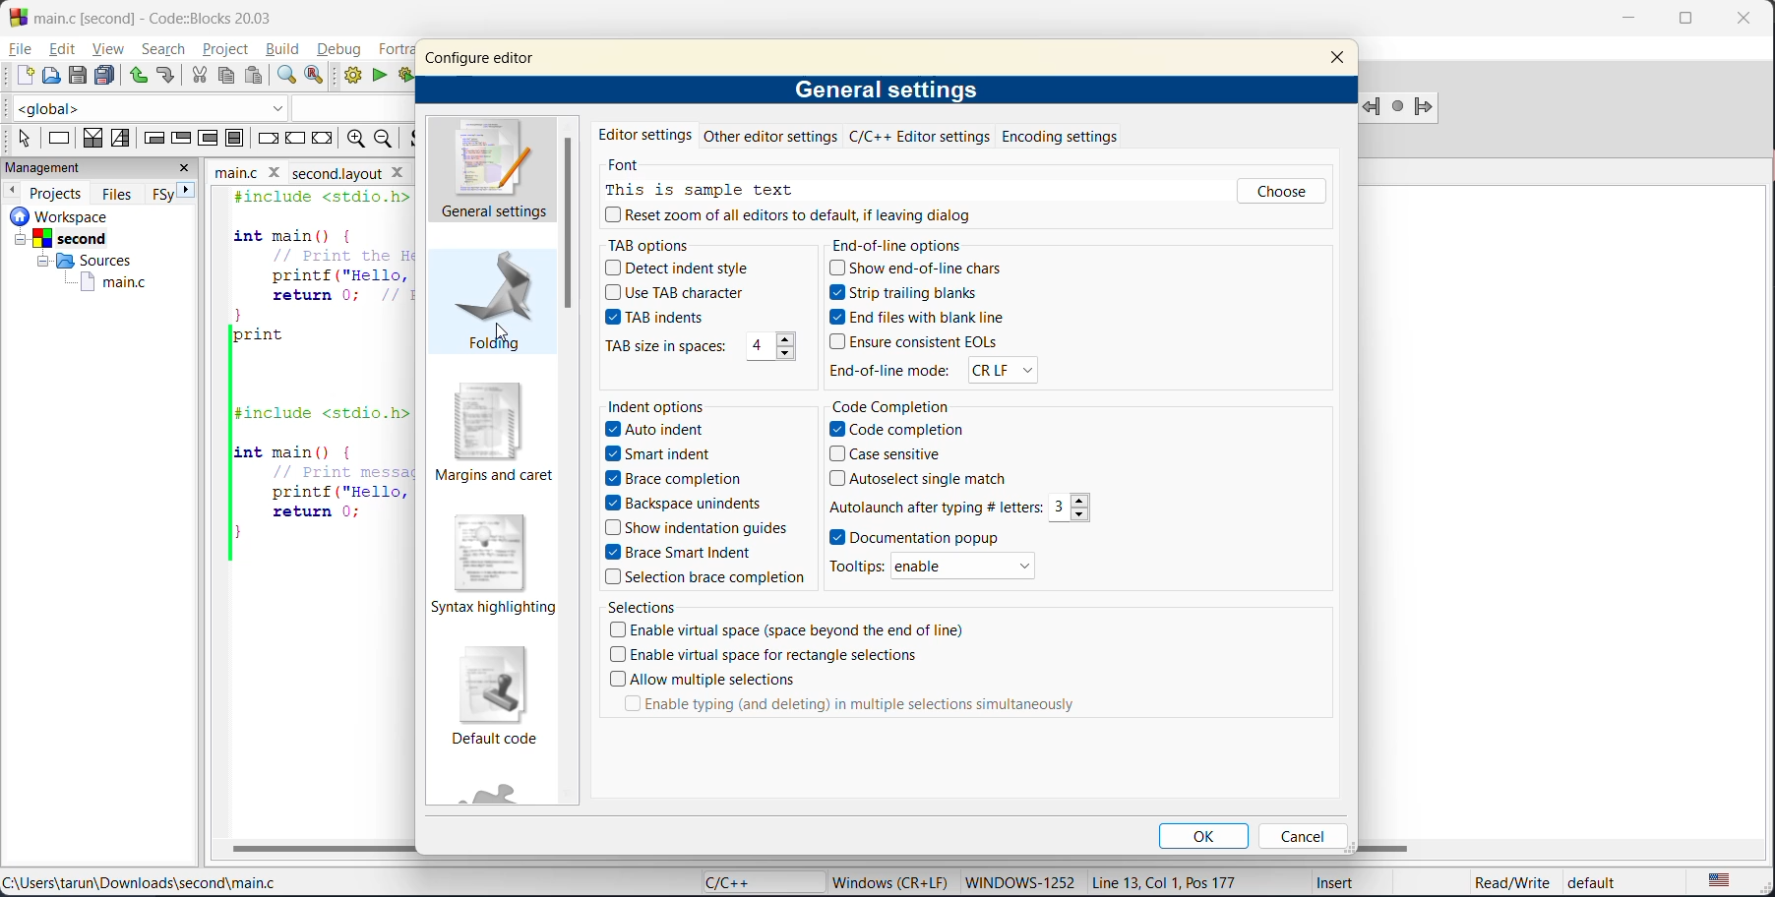 The width and height of the screenshot is (1775, 897). What do you see at coordinates (908, 294) in the screenshot?
I see `Strip trailing blanks` at bounding box center [908, 294].